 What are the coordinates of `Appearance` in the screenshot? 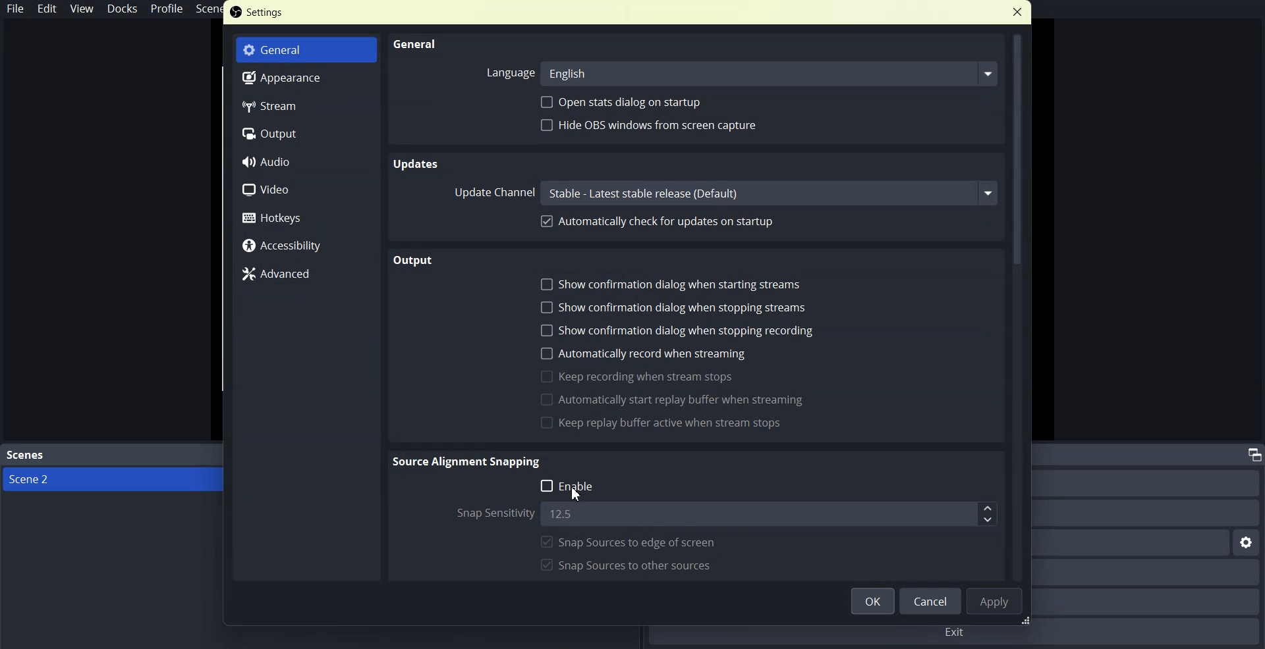 It's located at (308, 78).